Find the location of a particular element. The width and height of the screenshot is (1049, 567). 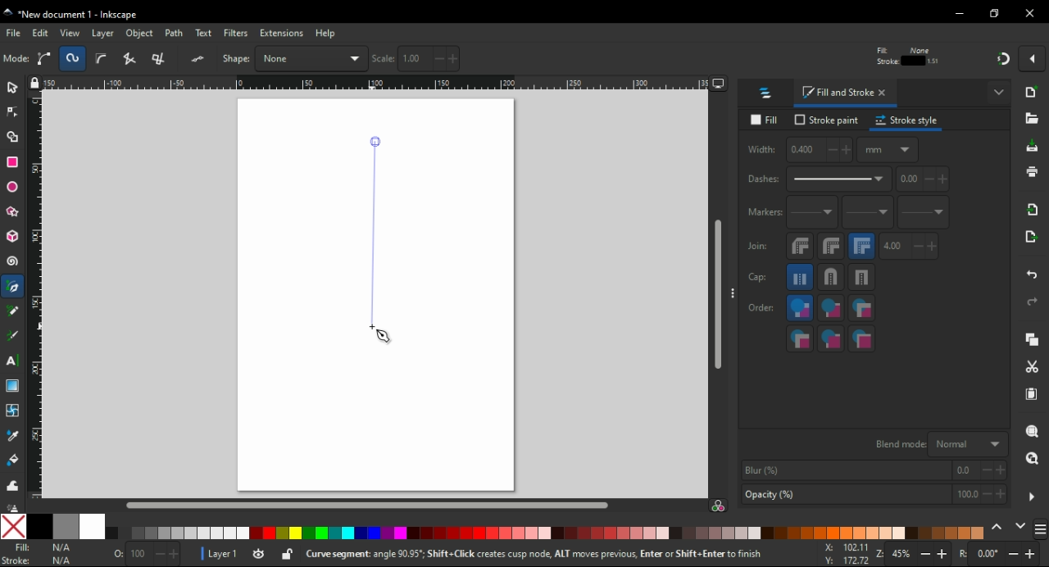

lower to bottom is located at coordinates (352, 59).